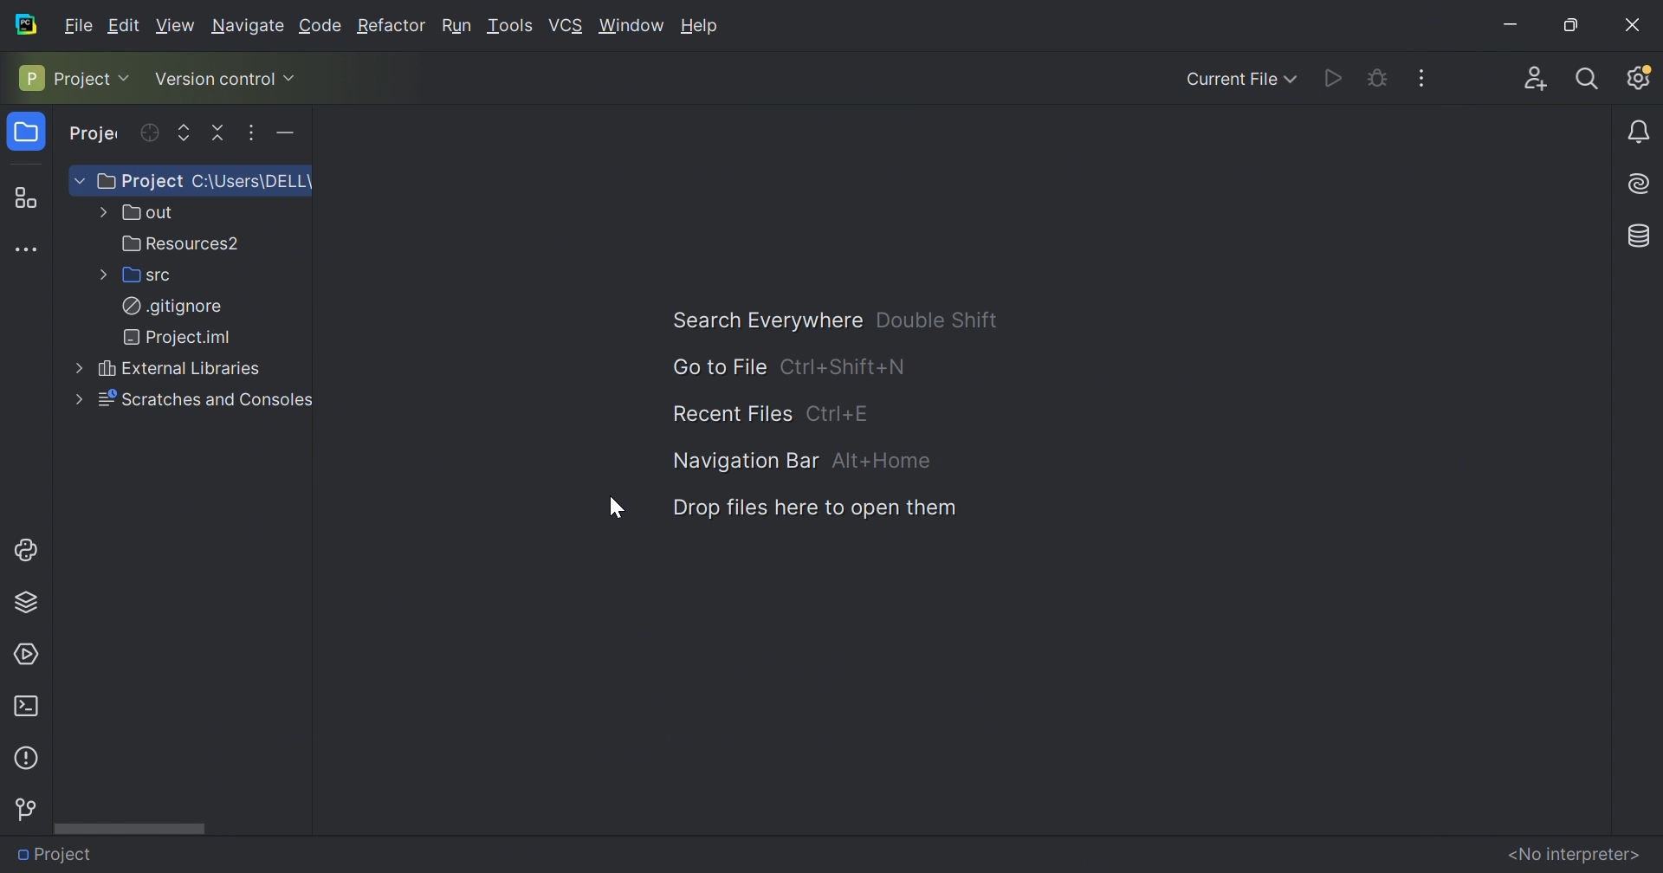 The width and height of the screenshot is (1663, 873). I want to click on Refactor, so click(390, 26).